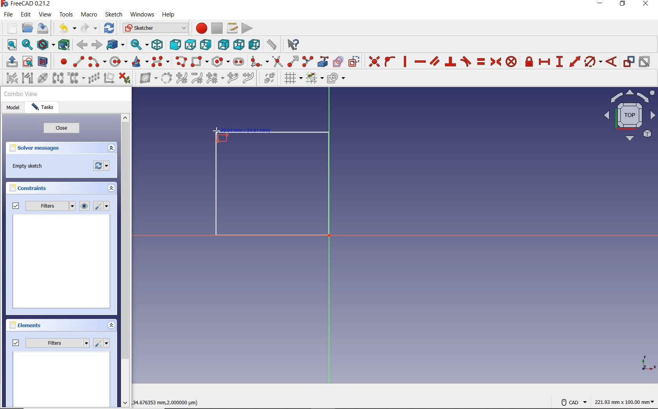 The height and width of the screenshot is (409, 658). I want to click on macros, so click(232, 28).